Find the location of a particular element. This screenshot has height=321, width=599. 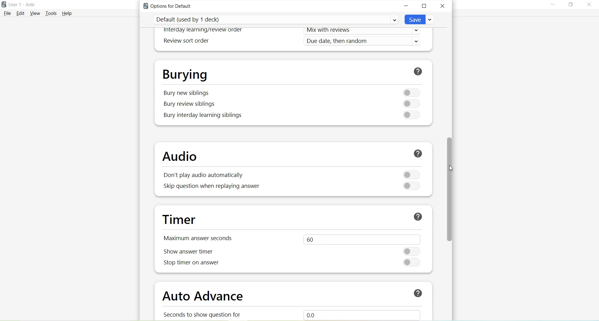

Toggle is located at coordinates (412, 263).